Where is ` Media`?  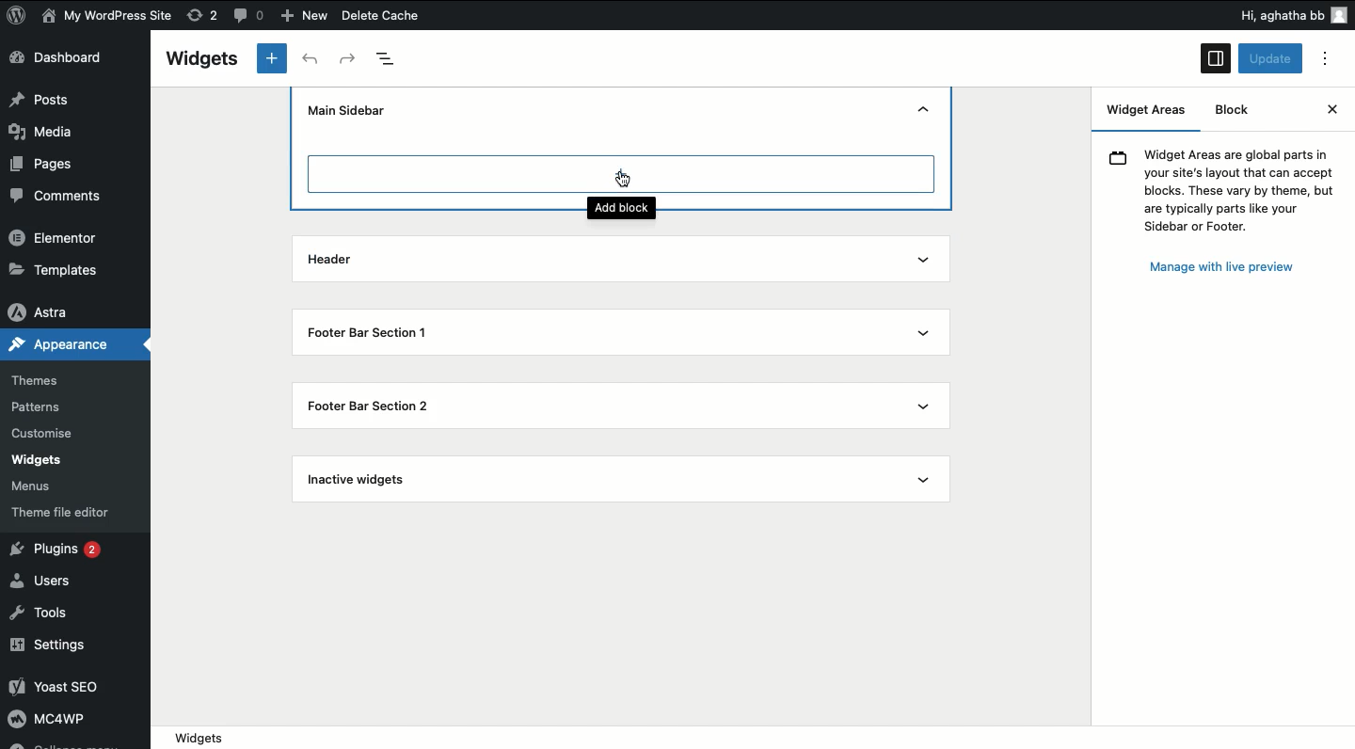  Media is located at coordinates (52, 131).